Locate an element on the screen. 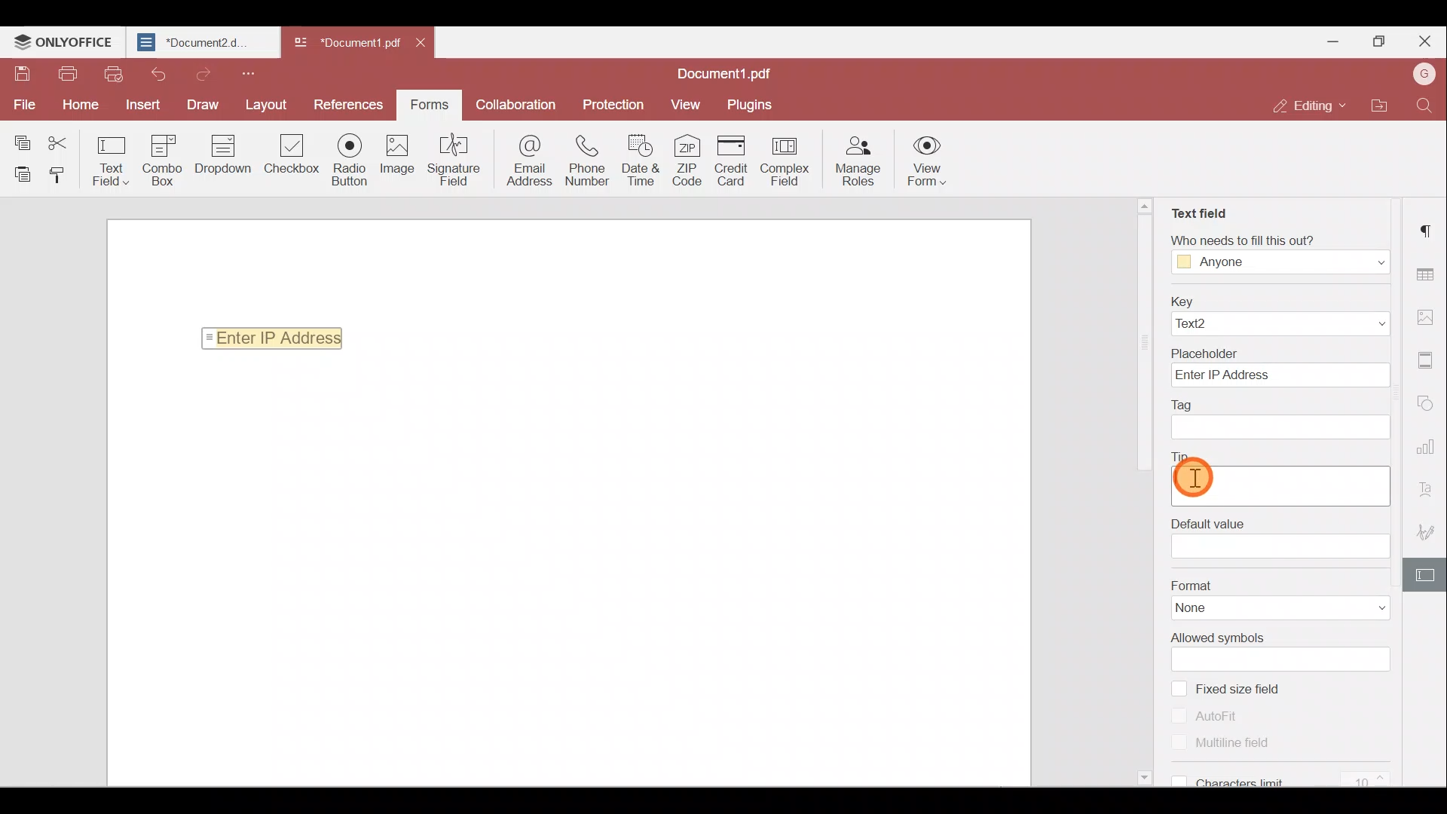 This screenshot has width=1447, height=814. Cursor on tip is located at coordinates (1192, 481).